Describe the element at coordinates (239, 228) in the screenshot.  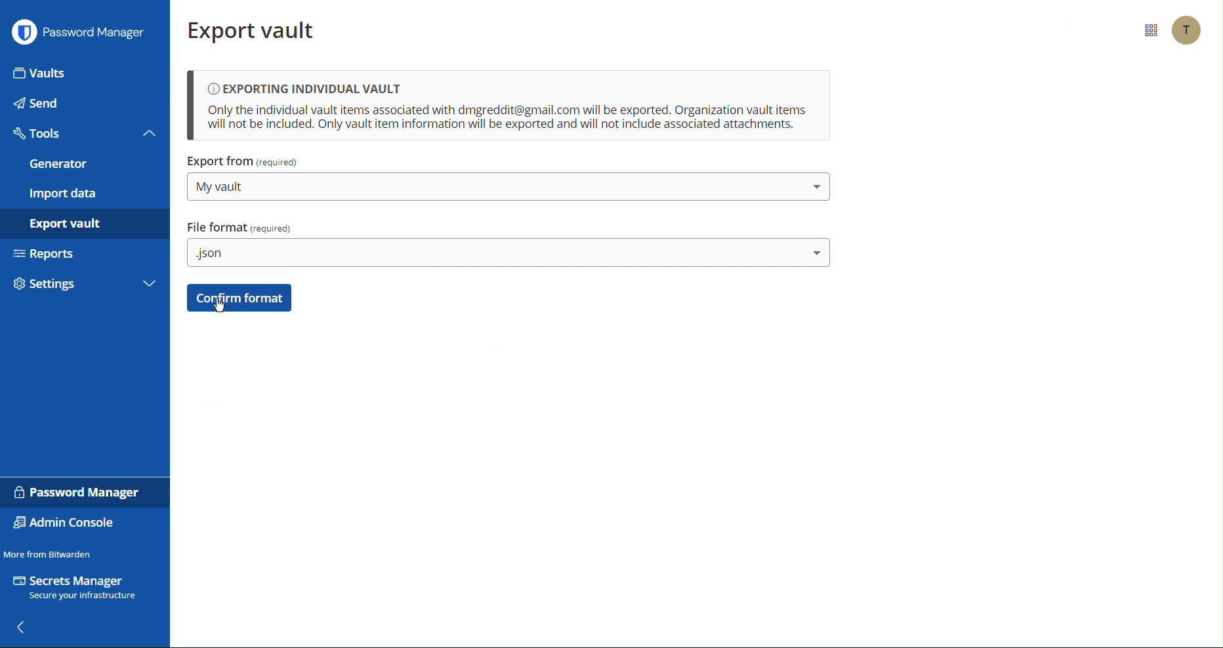
I see `File Format` at that location.